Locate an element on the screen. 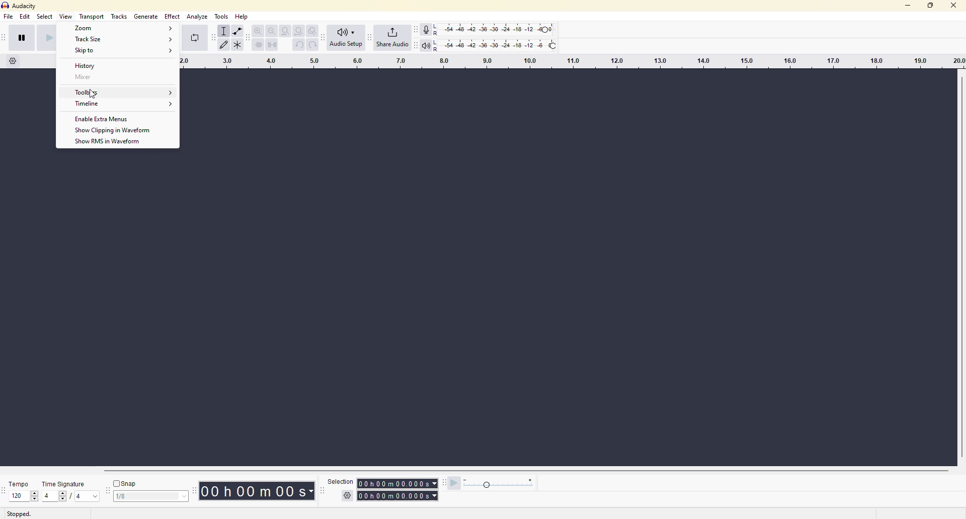  close is located at coordinates (953, 7).